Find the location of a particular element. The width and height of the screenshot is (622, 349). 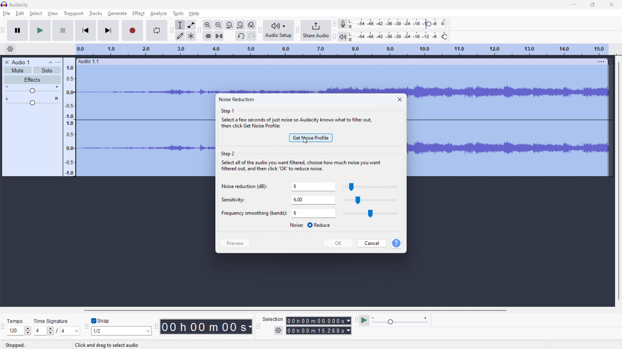

collapse is located at coordinates (50, 62).